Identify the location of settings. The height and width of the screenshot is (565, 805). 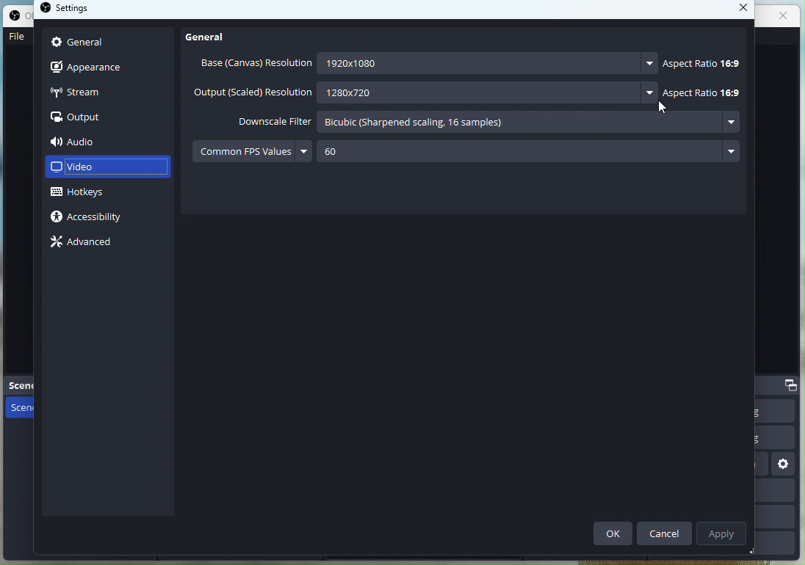
(784, 466).